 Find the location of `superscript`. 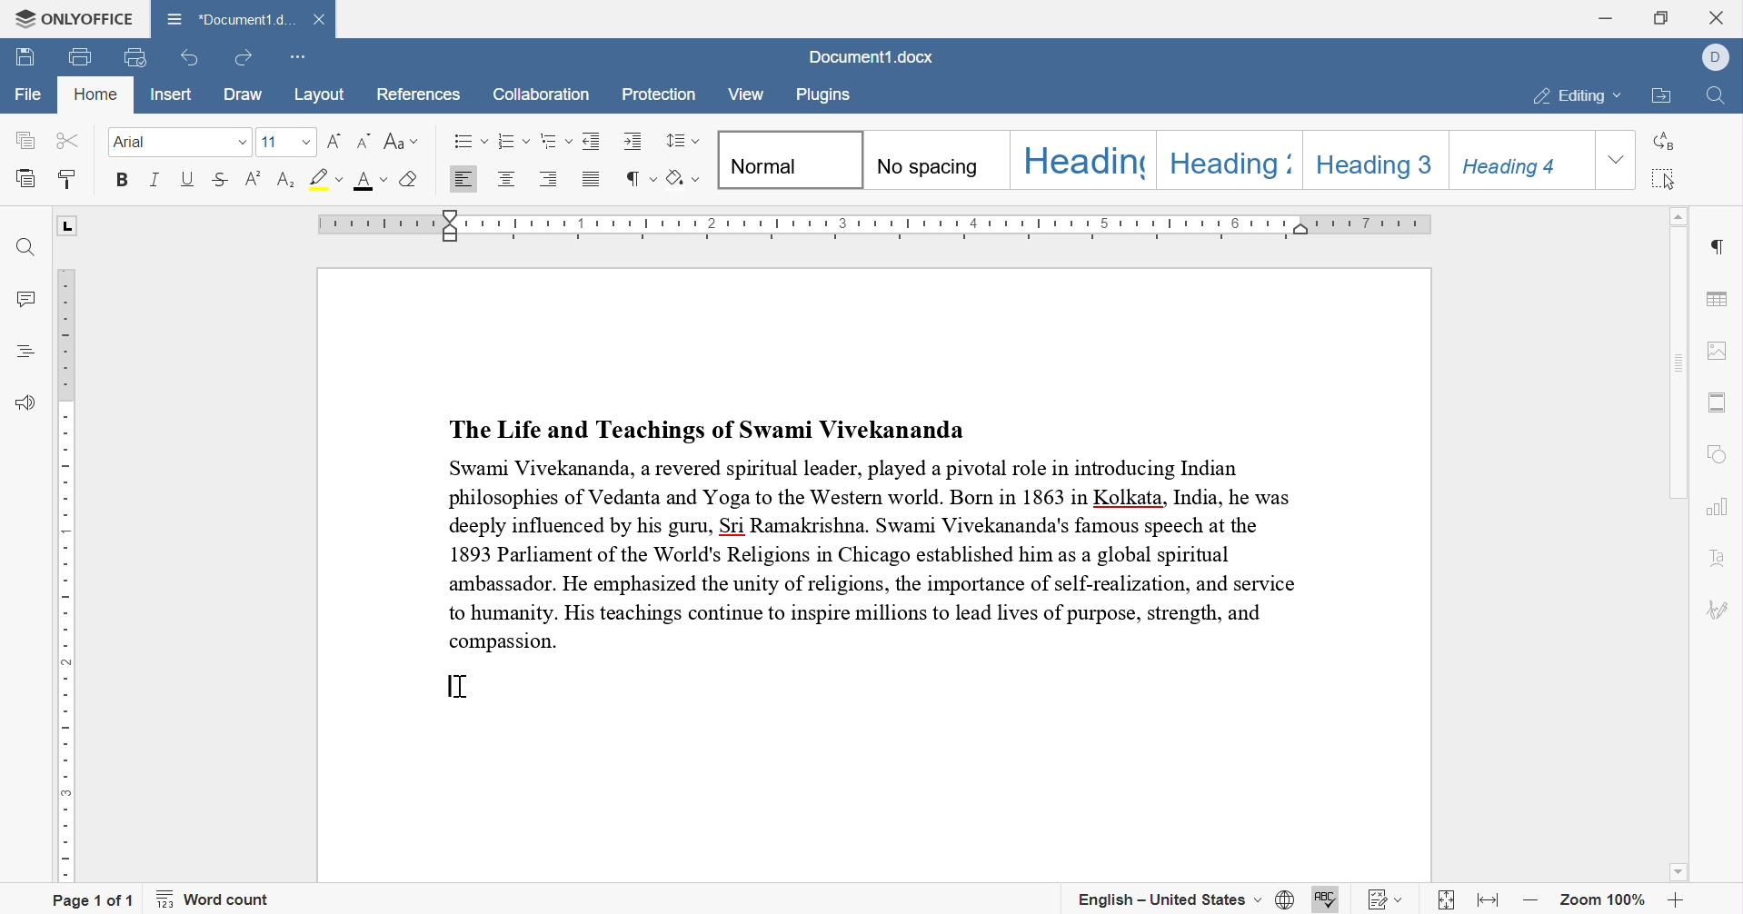

superscript is located at coordinates (254, 178).